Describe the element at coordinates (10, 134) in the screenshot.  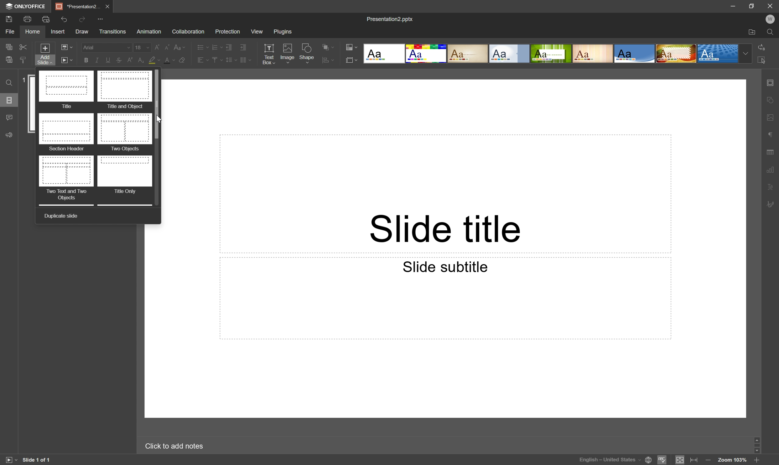
I see `Feedback & Support` at that location.